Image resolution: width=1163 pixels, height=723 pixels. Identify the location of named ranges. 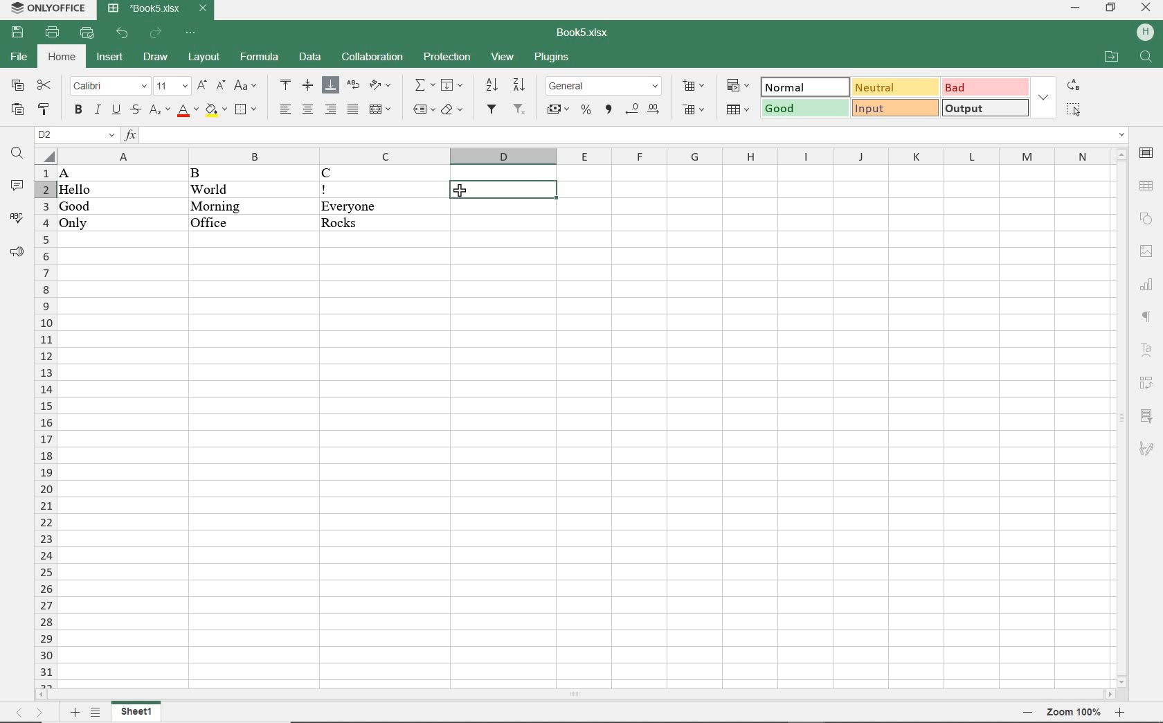
(422, 111).